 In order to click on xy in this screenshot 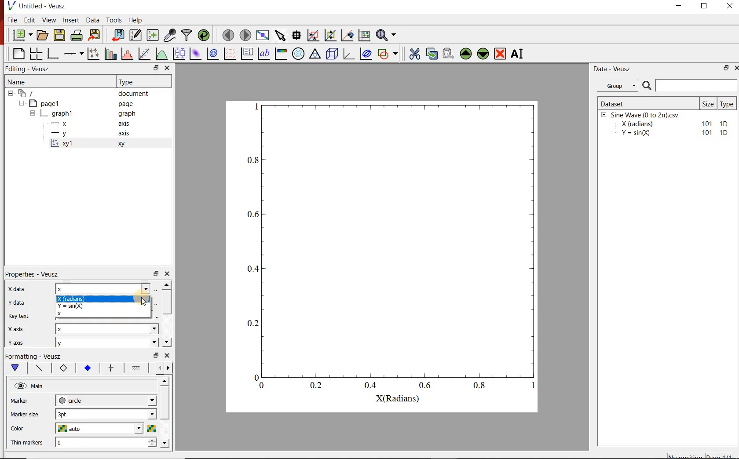, I will do `click(120, 144)`.